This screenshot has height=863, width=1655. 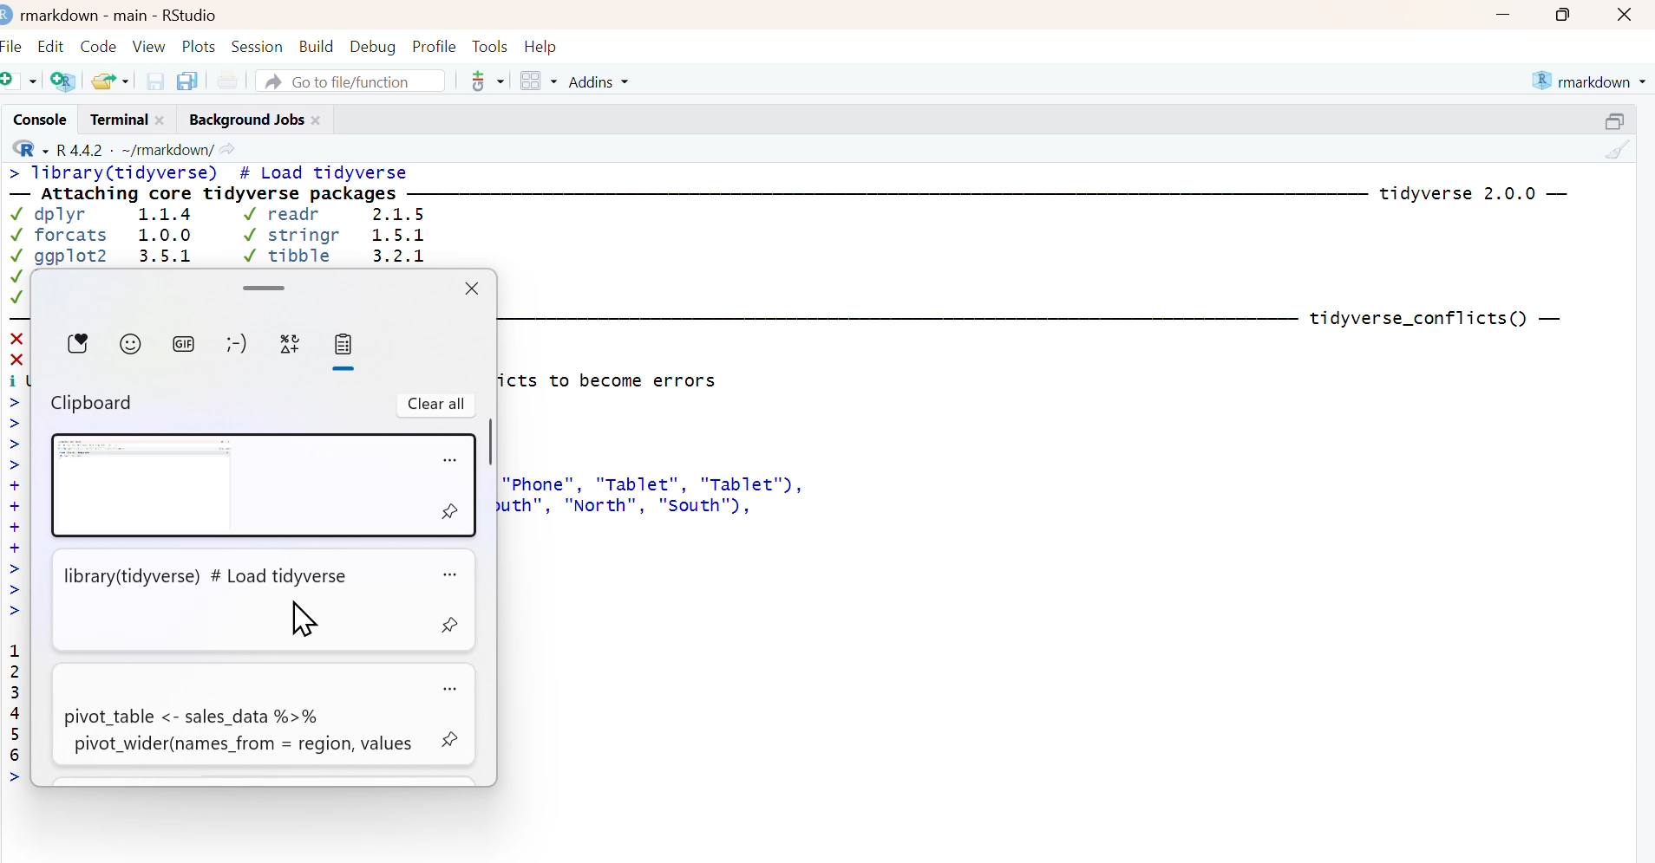 What do you see at coordinates (291, 347) in the screenshot?
I see `symbols` at bounding box center [291, 347].